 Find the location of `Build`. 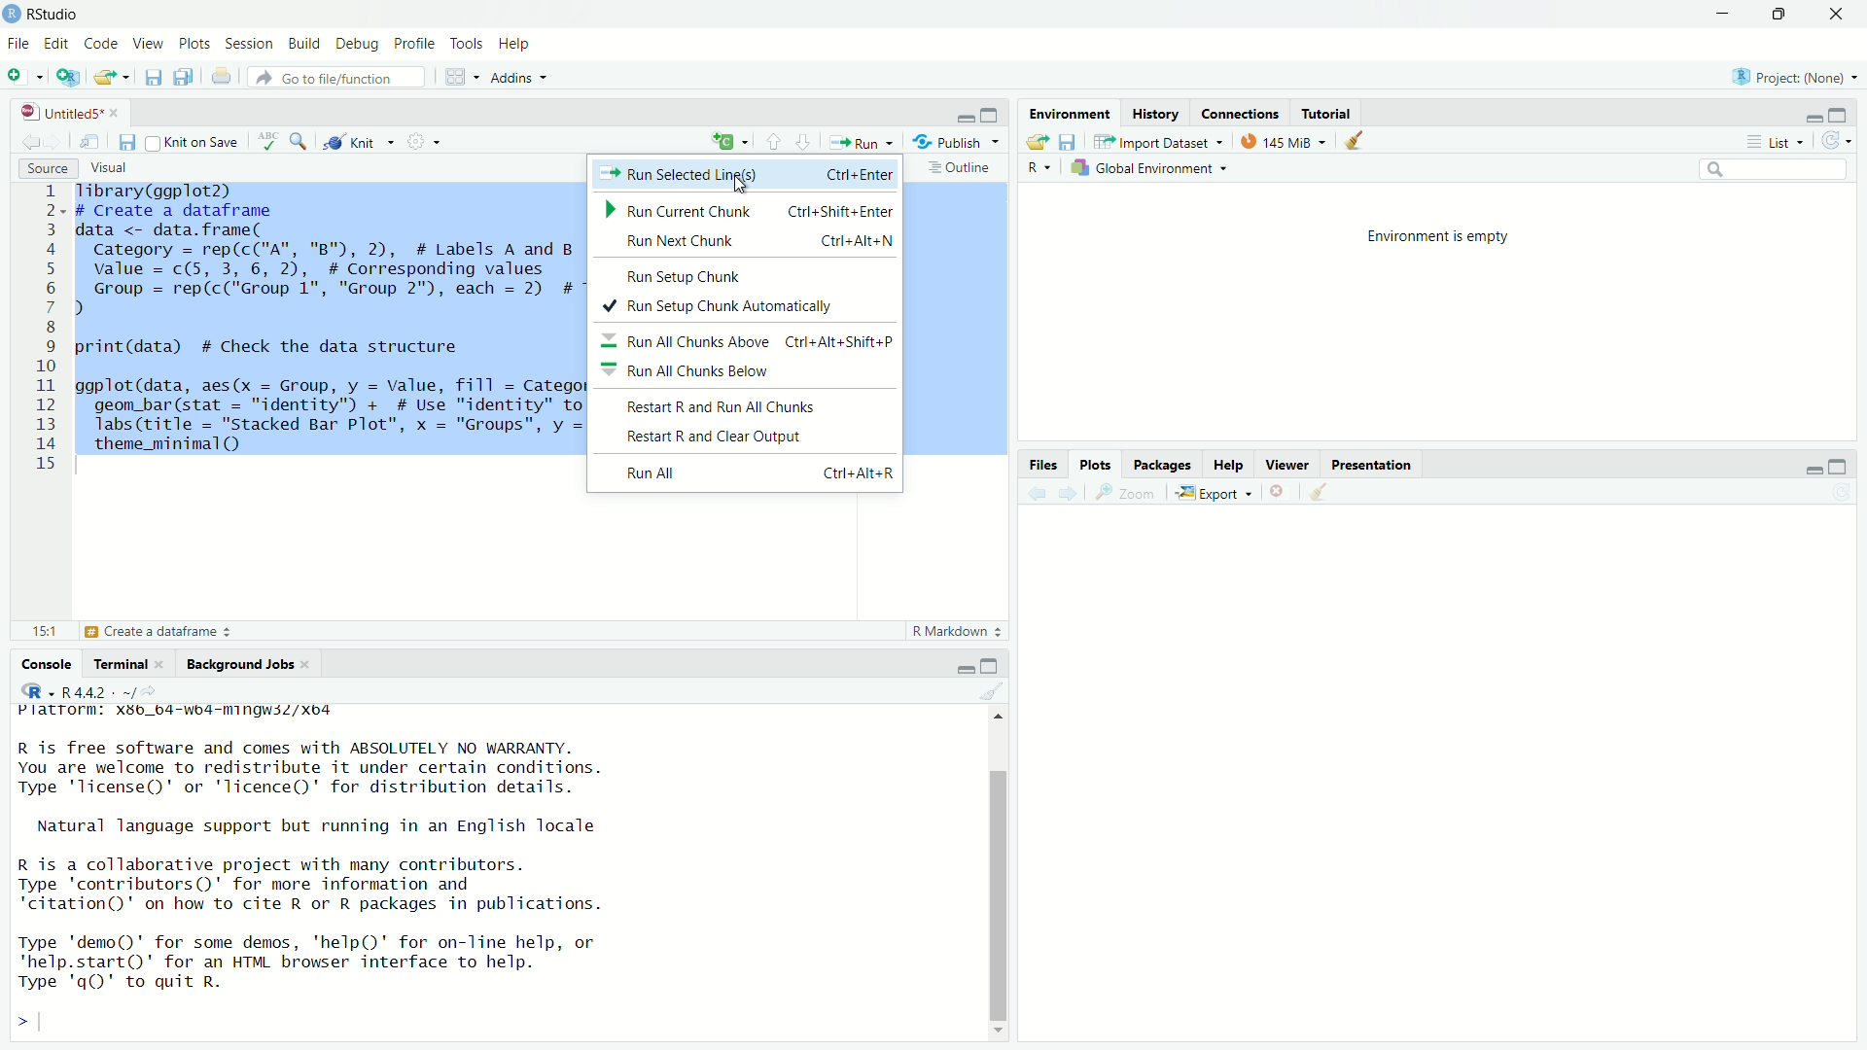

Build is located at coordinates (304, 42).